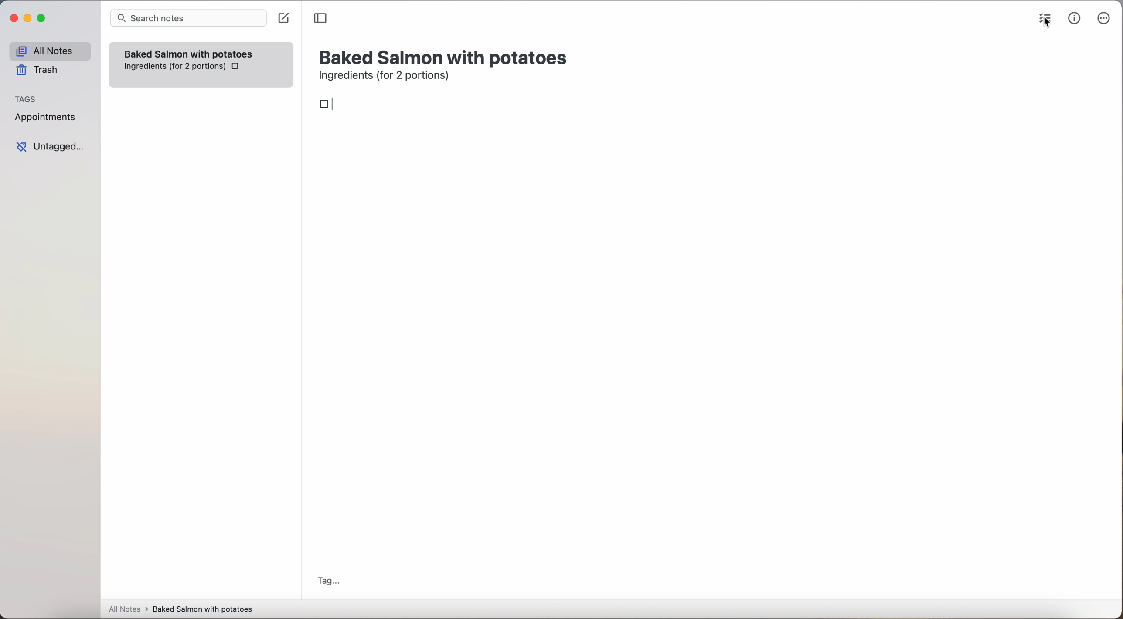 The width and height of the screenshot is (1123, 619). Describe the element at coordinates (13, 19) in the screenshot. I see `close Simplenote` at that location.